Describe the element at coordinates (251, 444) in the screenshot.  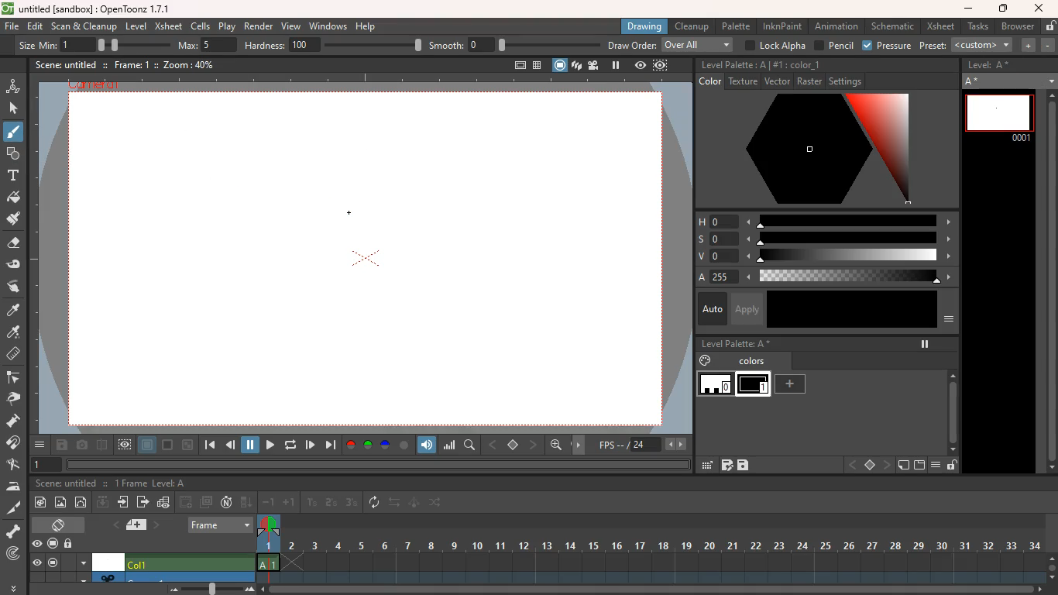
I see `pause` at that location.